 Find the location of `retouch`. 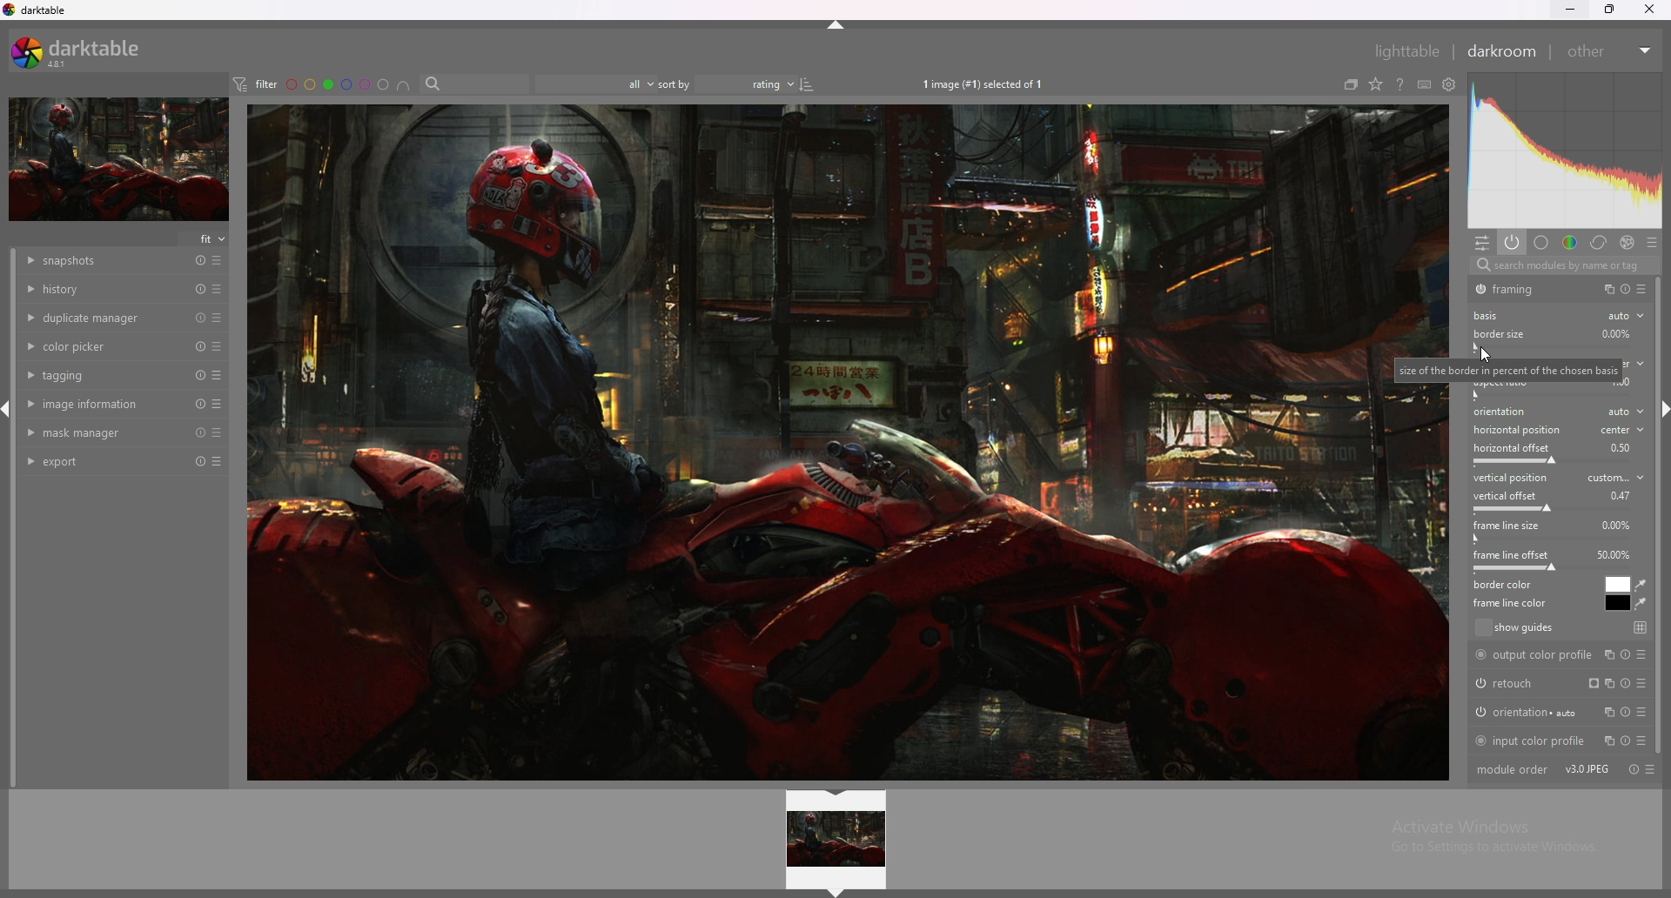

retouch is located at coordinates (1554, 682).